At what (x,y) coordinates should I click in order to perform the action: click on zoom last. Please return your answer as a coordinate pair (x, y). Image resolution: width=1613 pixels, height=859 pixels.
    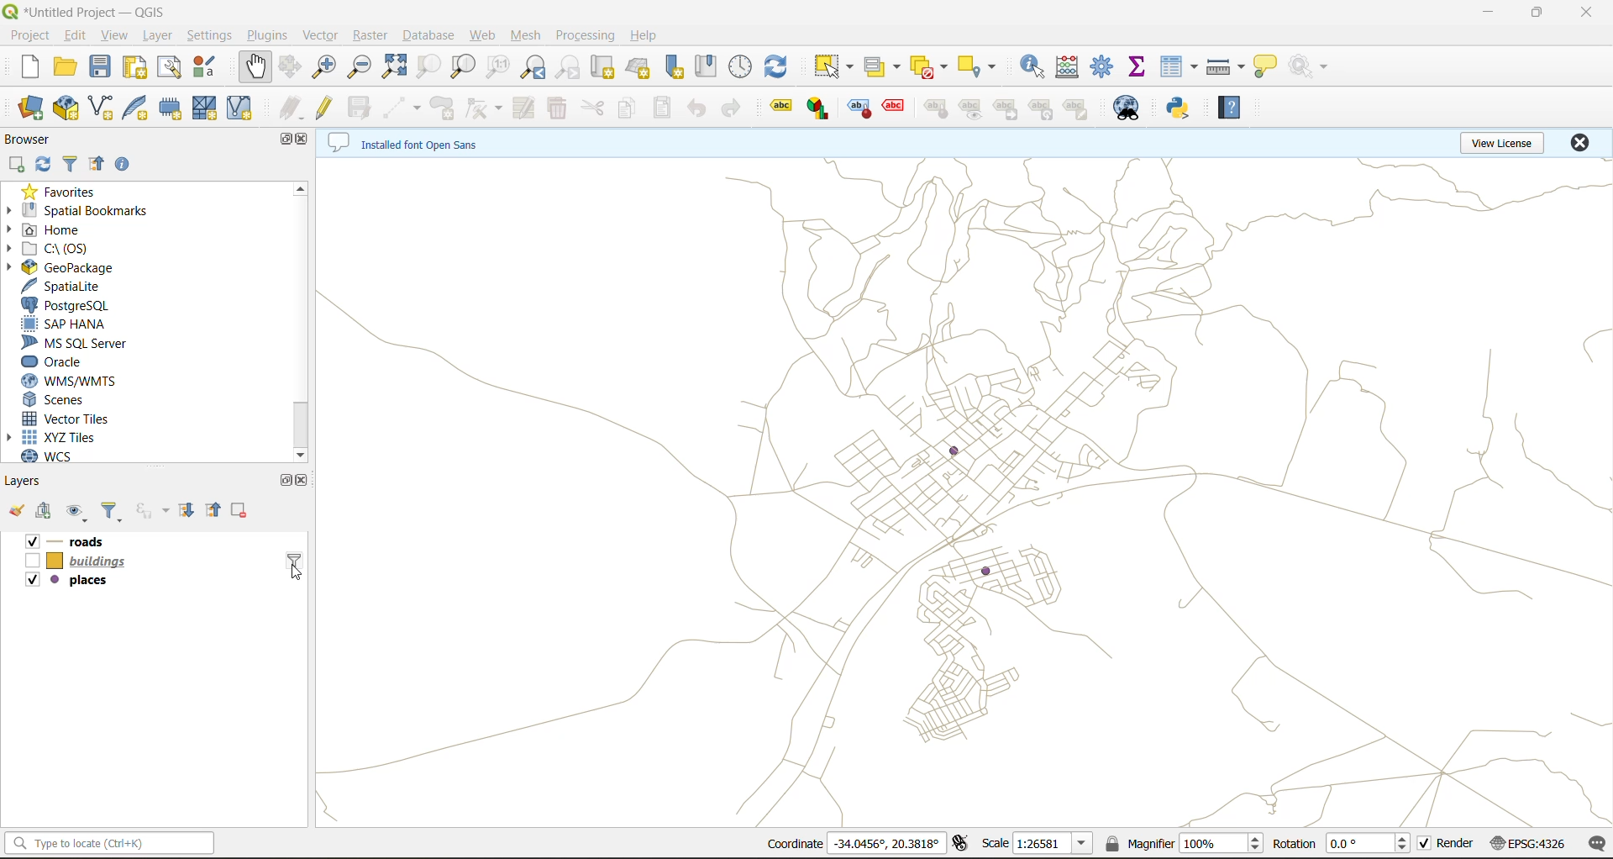
    Looking at the image, I should click on (534, 67).